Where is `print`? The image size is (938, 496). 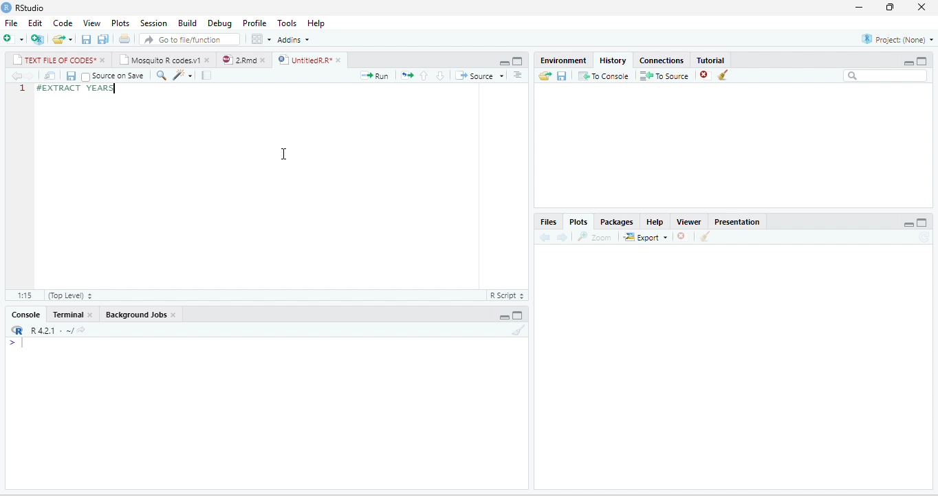 print is located at coordinates (124, 38).